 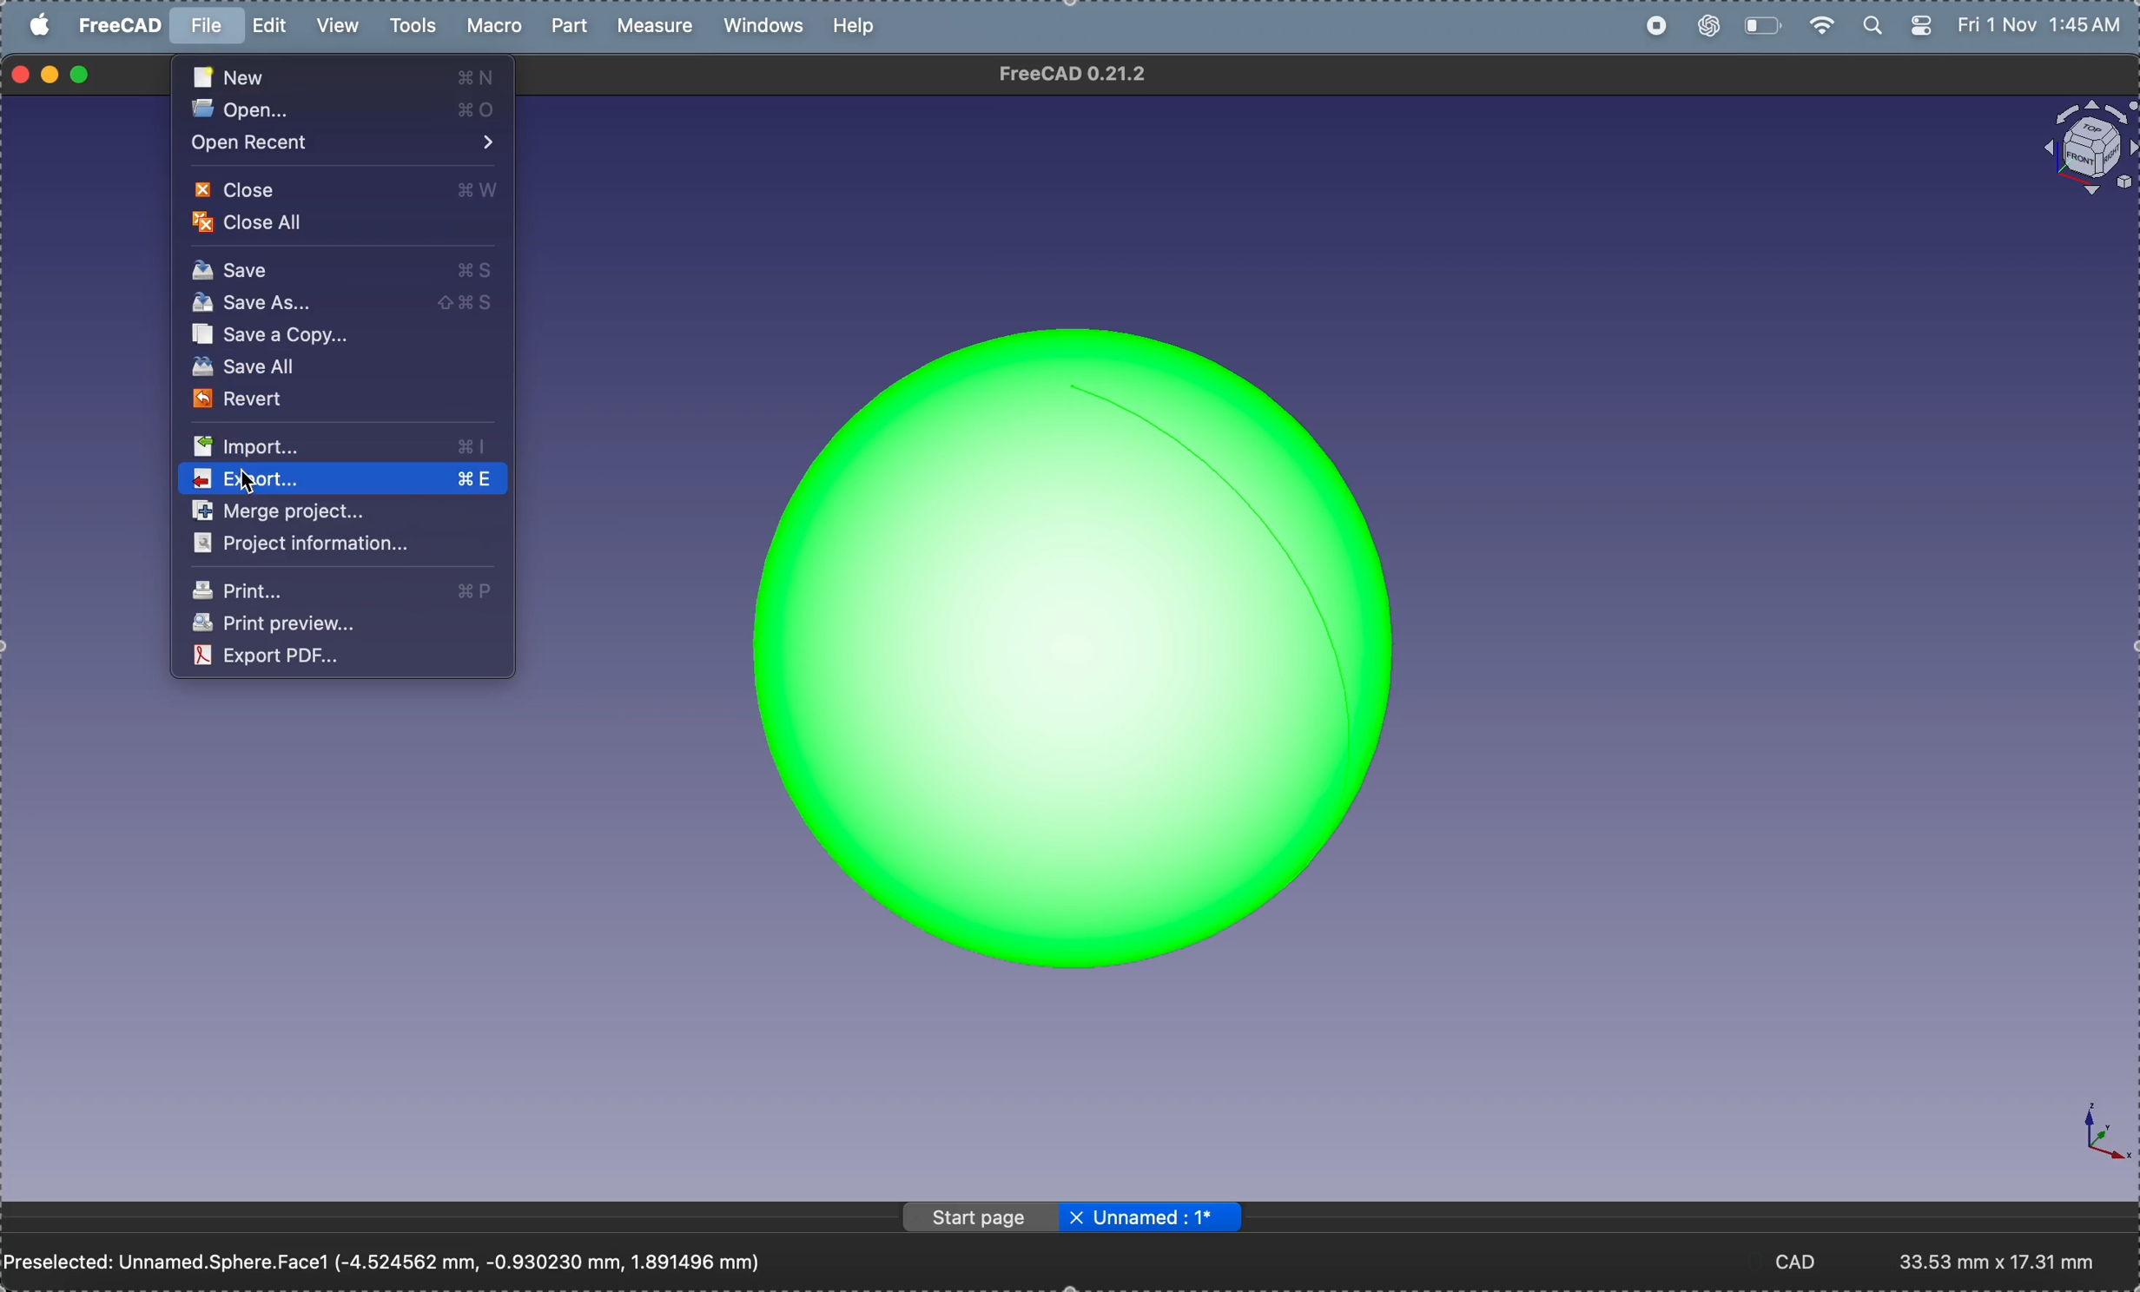 I want to click on cad, so click(x=1806, y=1261).